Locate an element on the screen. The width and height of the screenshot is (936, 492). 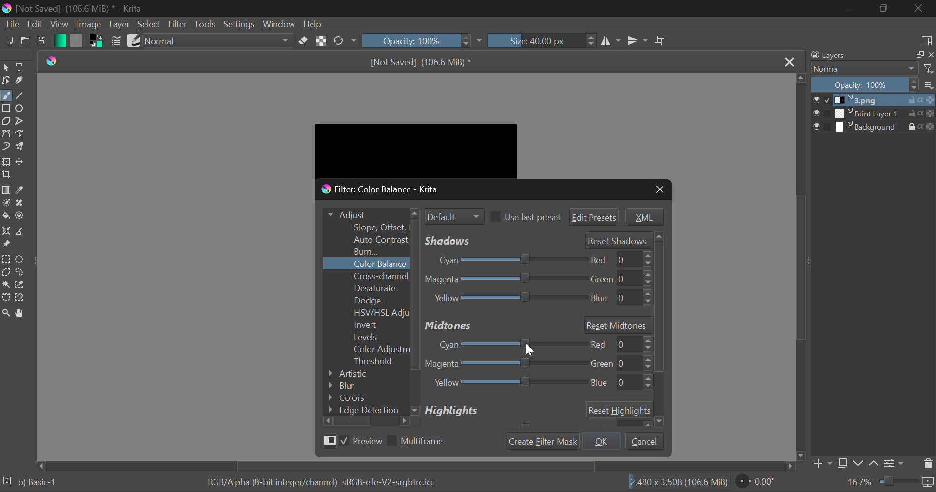
Freehand Path Tool is located at coordinates (22, 134).